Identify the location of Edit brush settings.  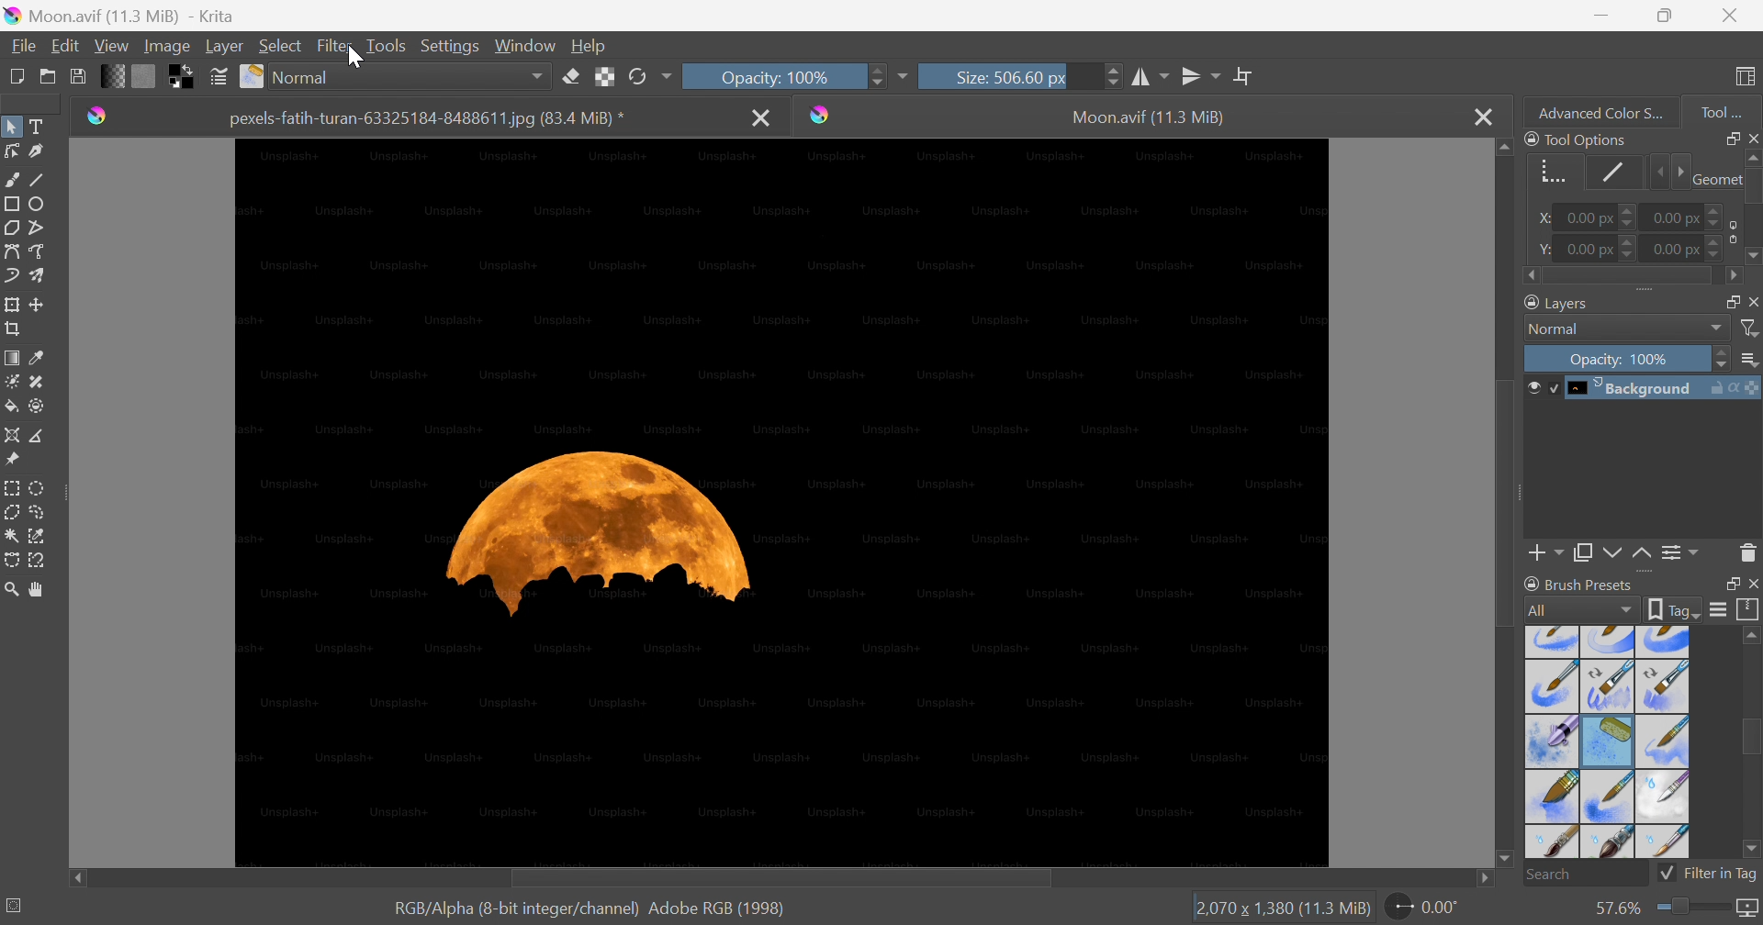
(216, 74).